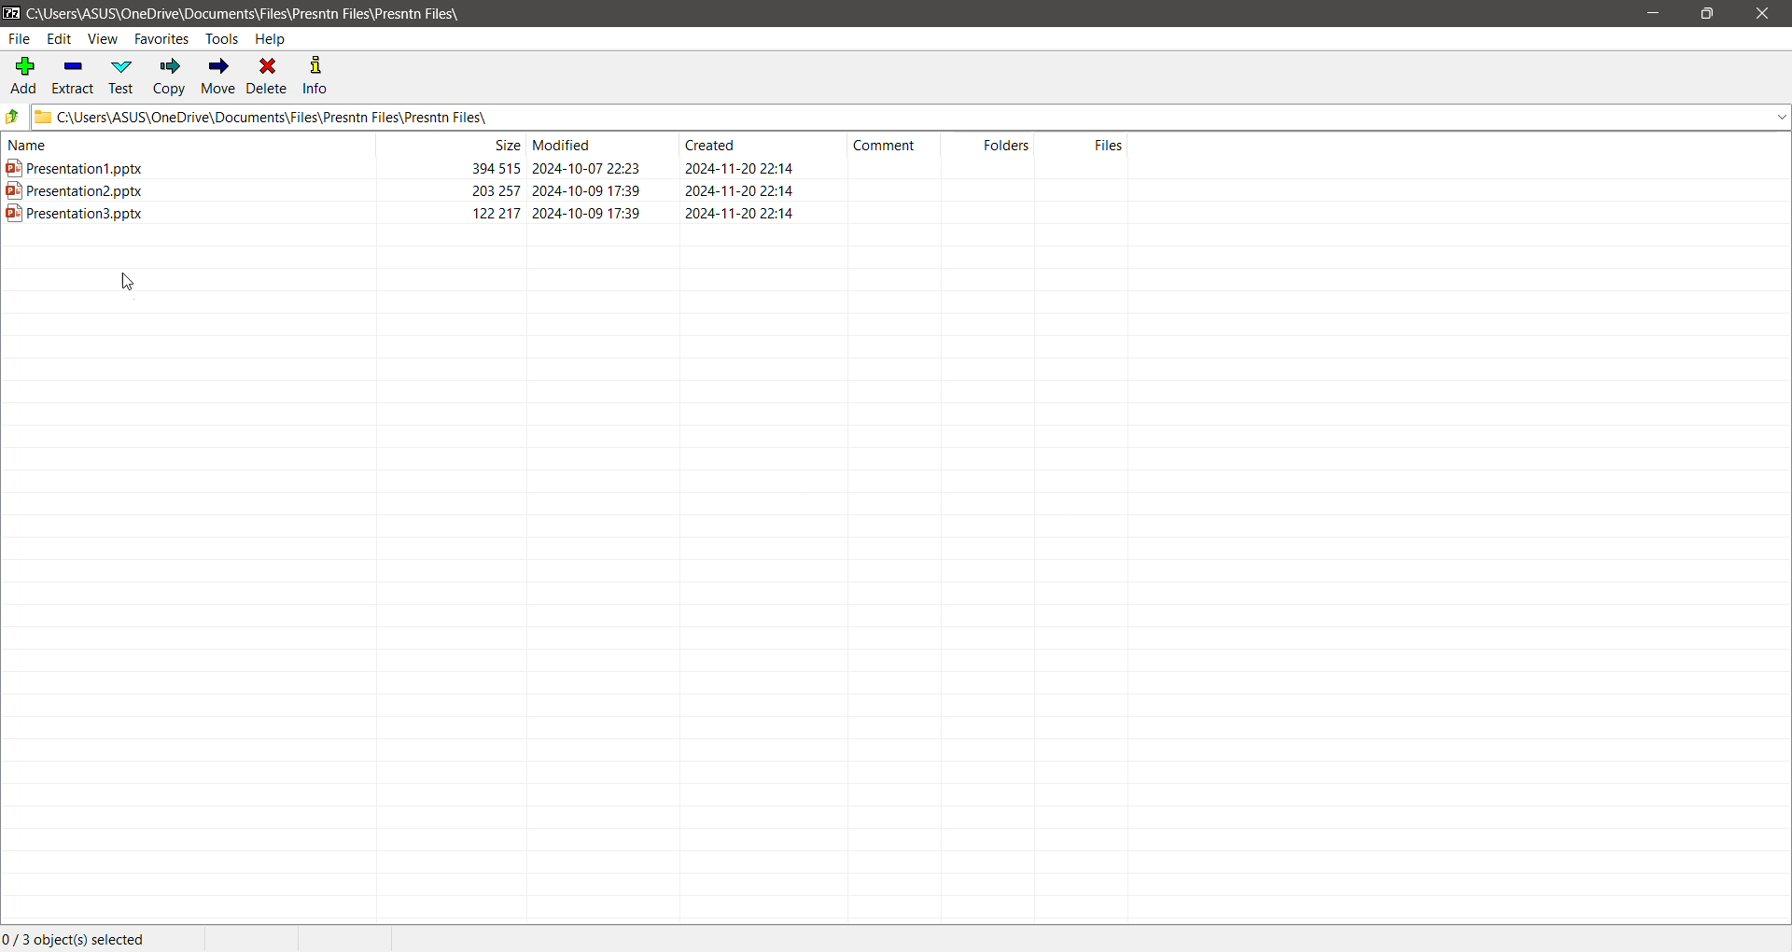  Describe the element at coordinates (1006, 144) in the screenshot. I see `folders` at that location.